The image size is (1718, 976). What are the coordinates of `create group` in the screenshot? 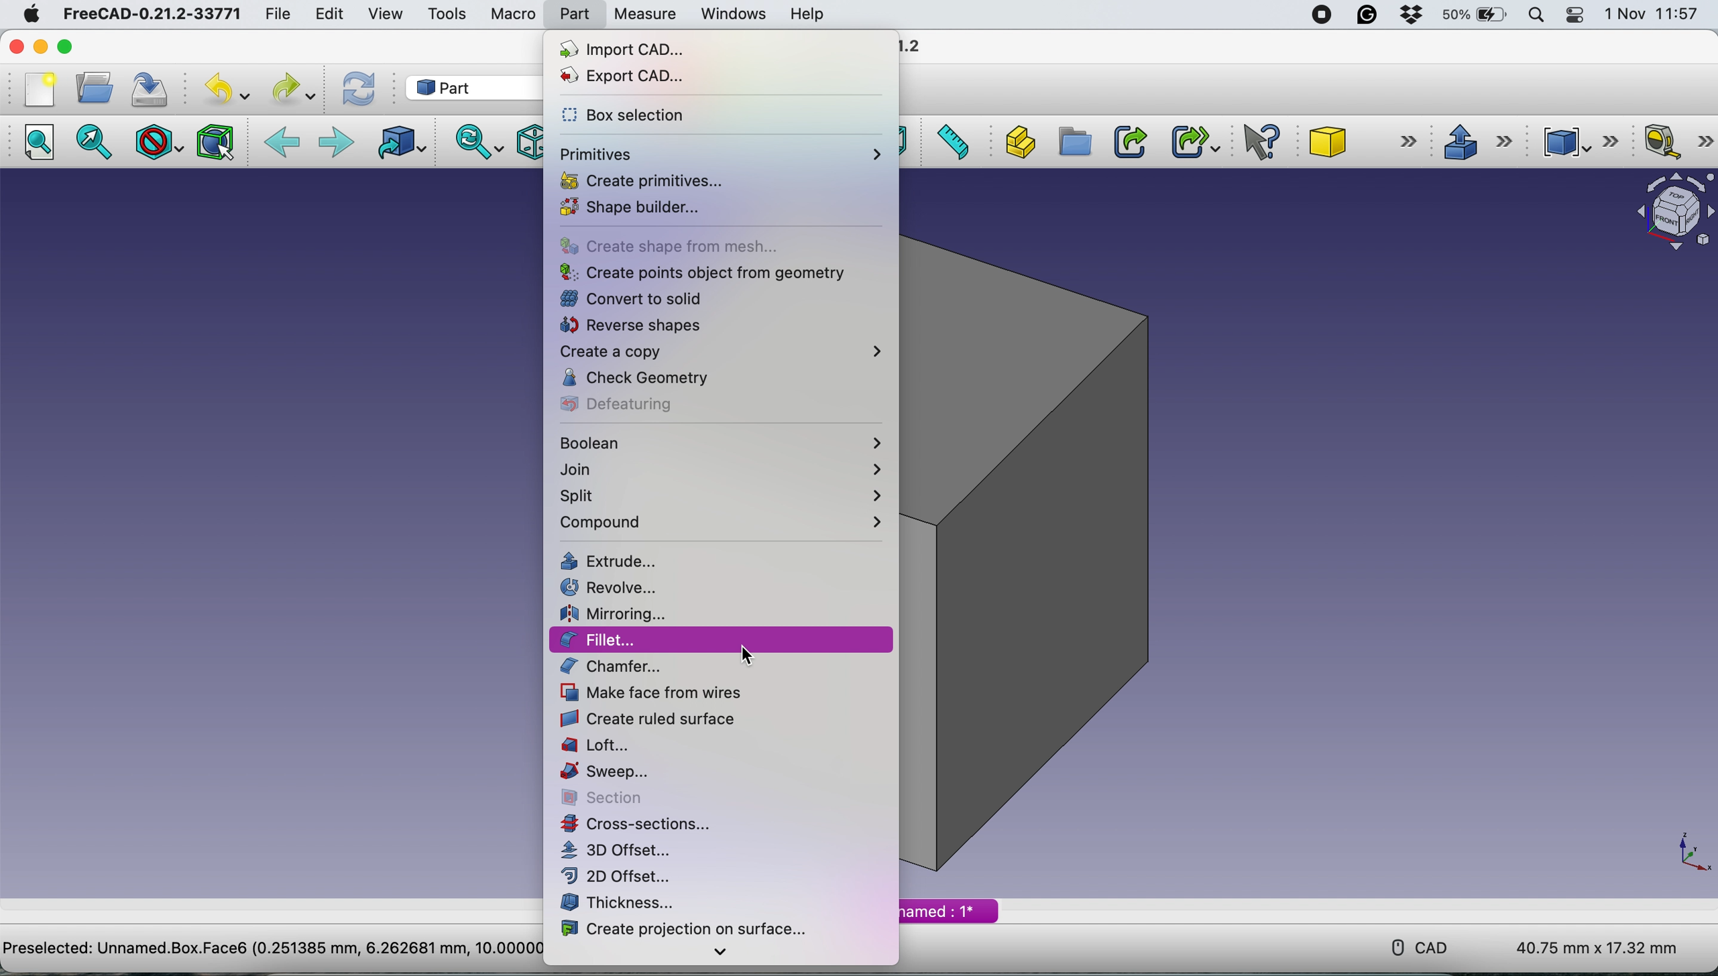 It's located at (1073, 143).